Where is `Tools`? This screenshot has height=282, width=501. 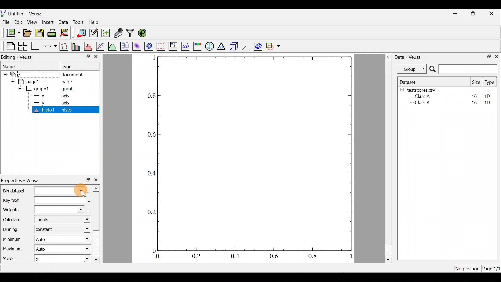
Tools is located at coordinates (78, 22).